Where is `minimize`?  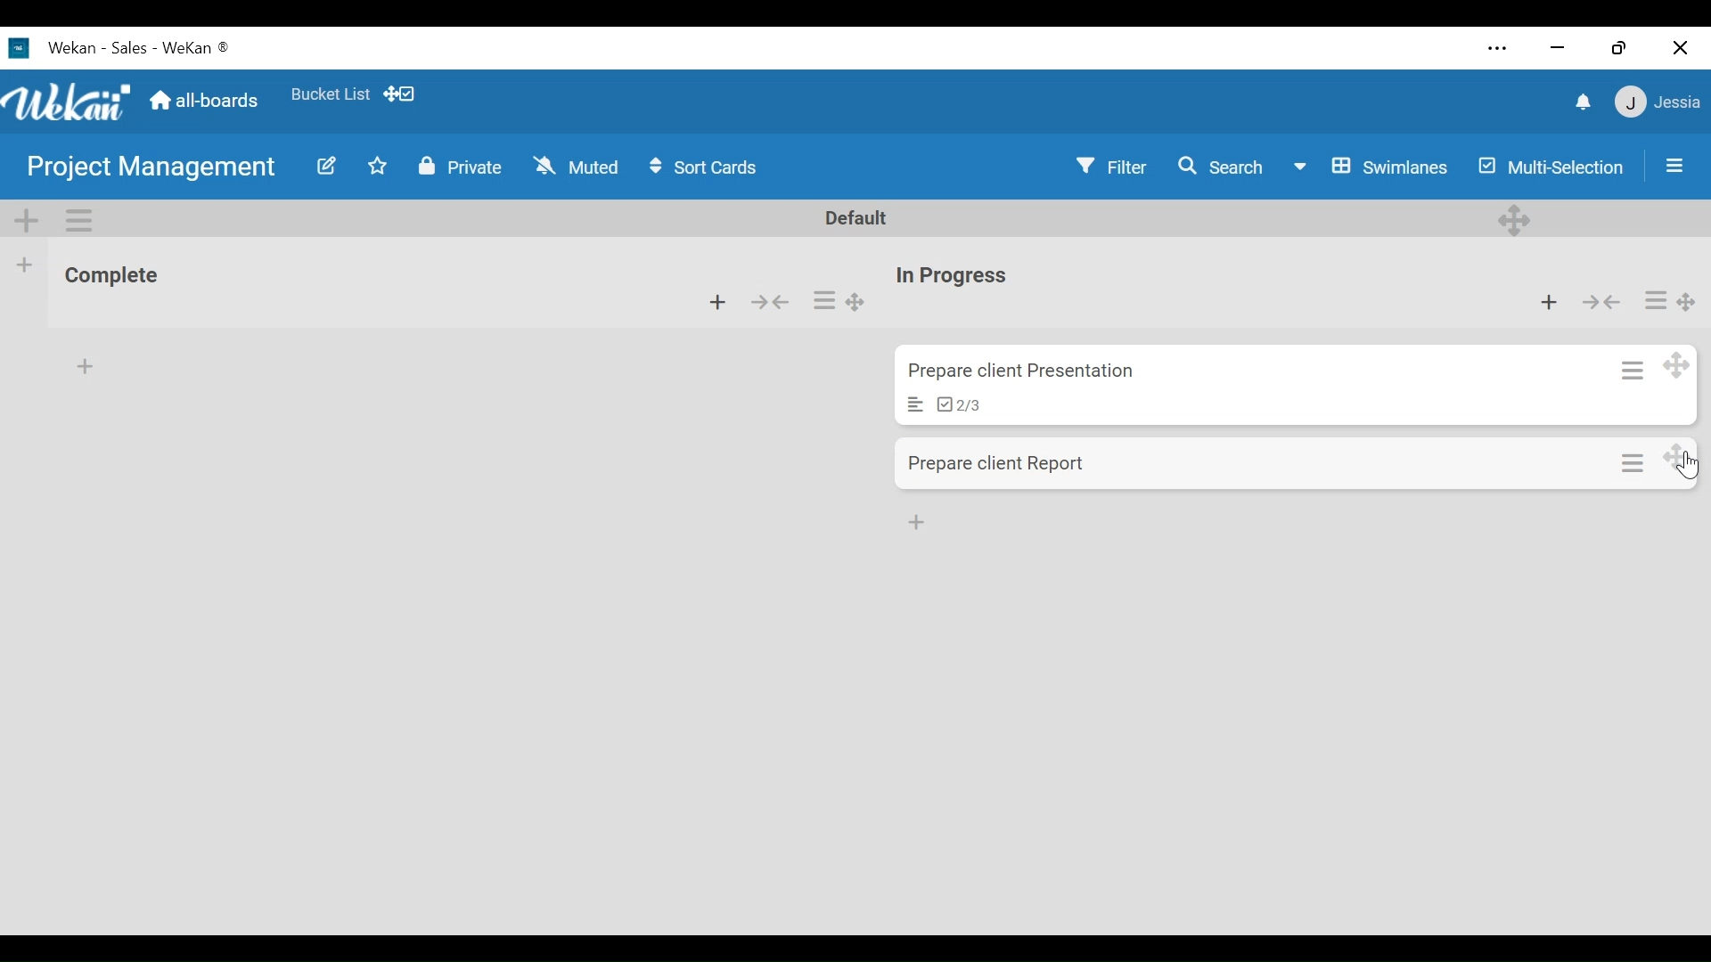
minimize is located at coordinates (1554, 47).